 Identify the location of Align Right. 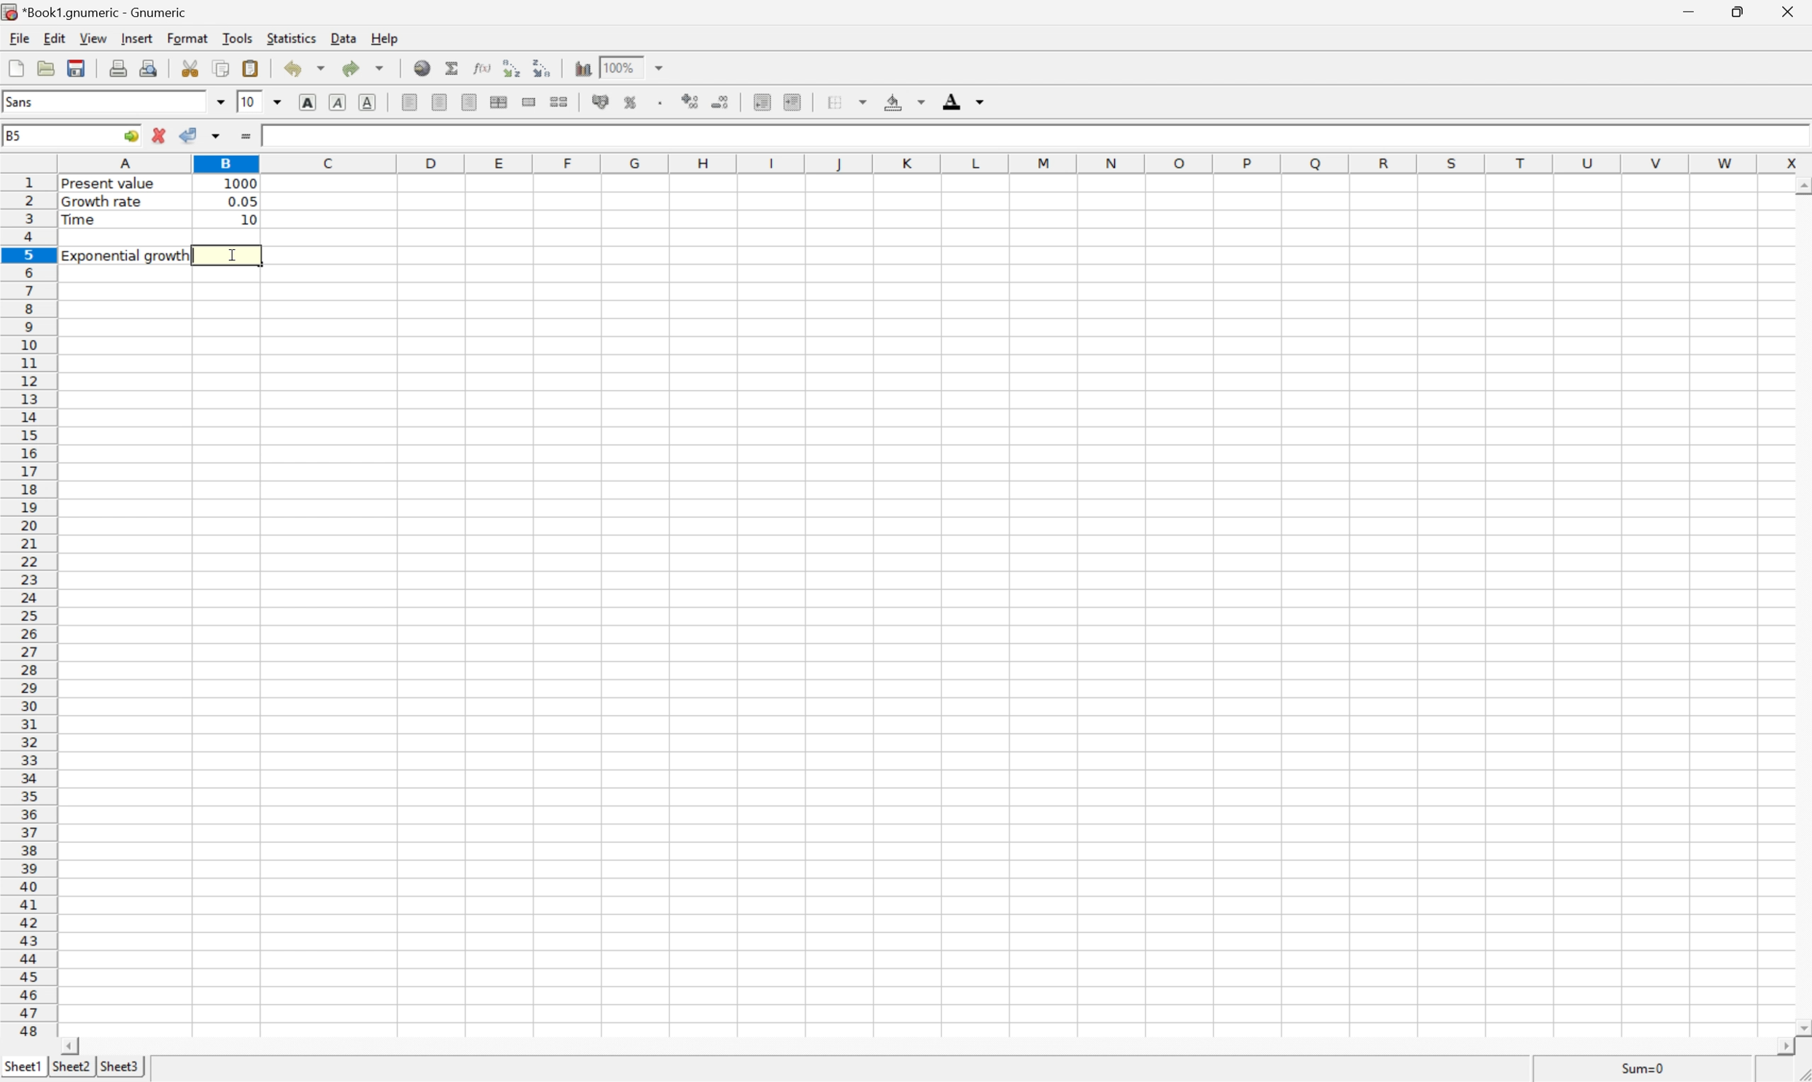
(471, 101).